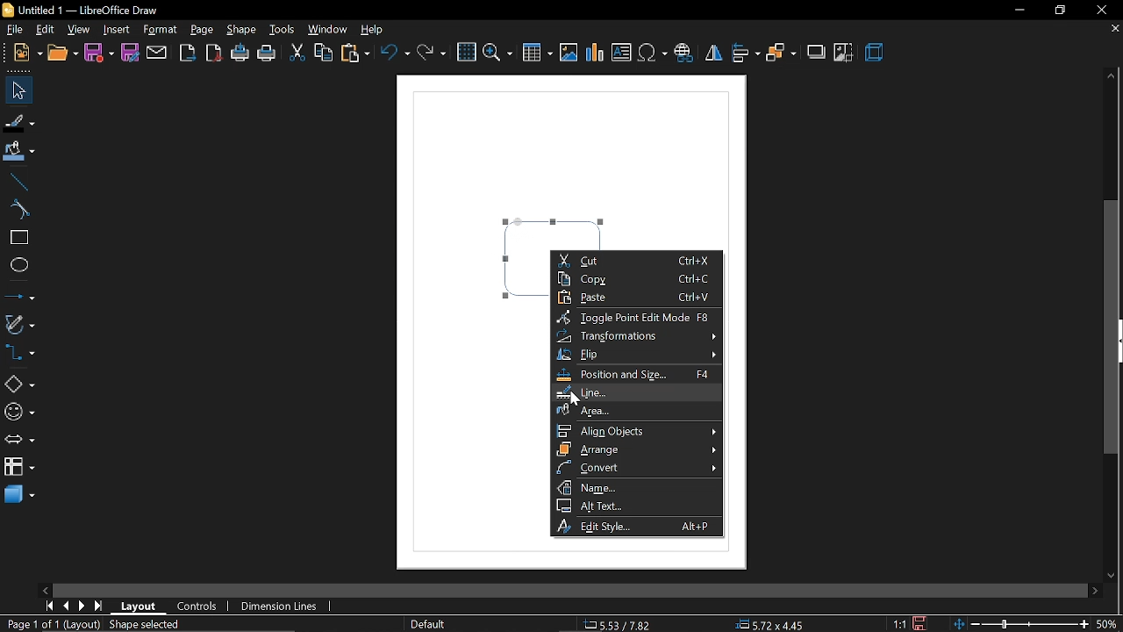  I want to click on cut , so click(297, 54).